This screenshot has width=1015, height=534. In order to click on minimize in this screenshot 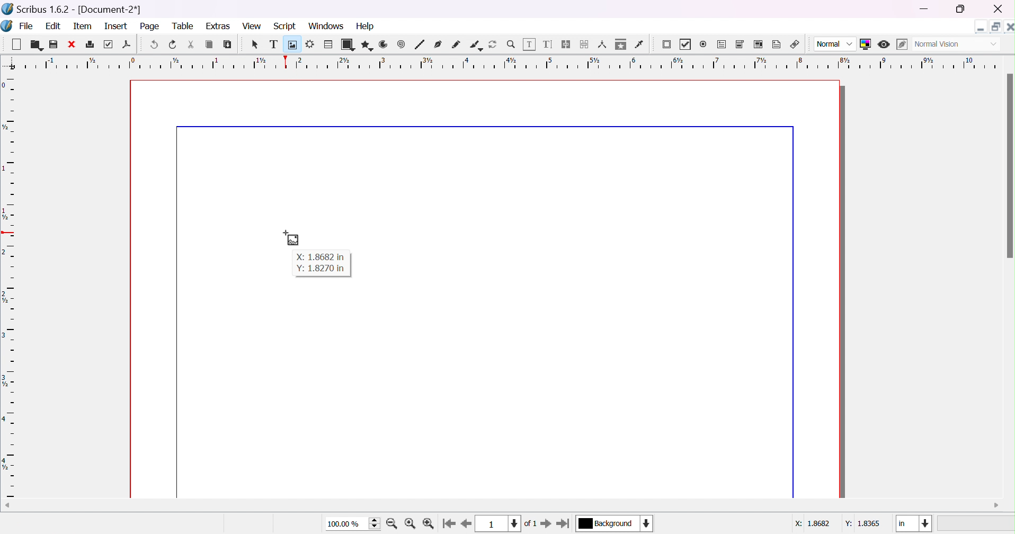, I will do `click(927, 10)`.